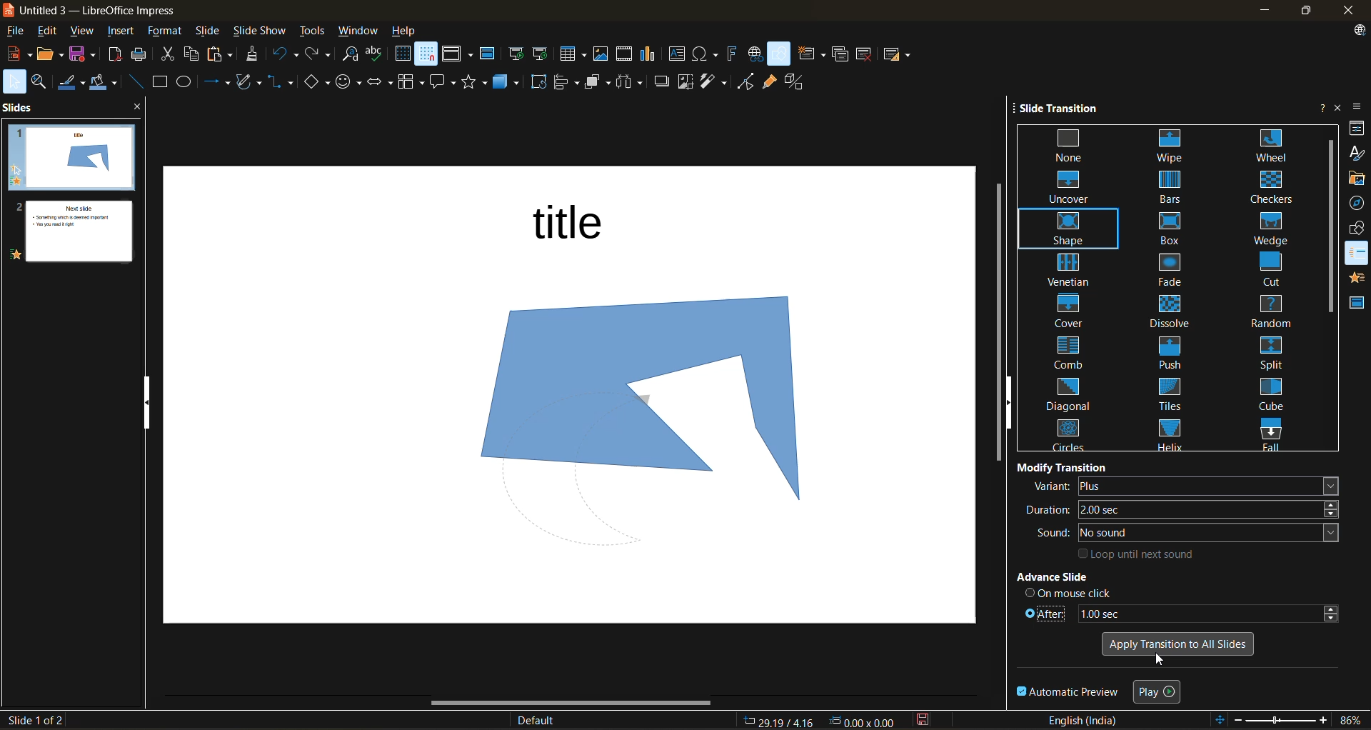 This screenshot has width=1371, height=730. I want to click on format, so click(167, 32).